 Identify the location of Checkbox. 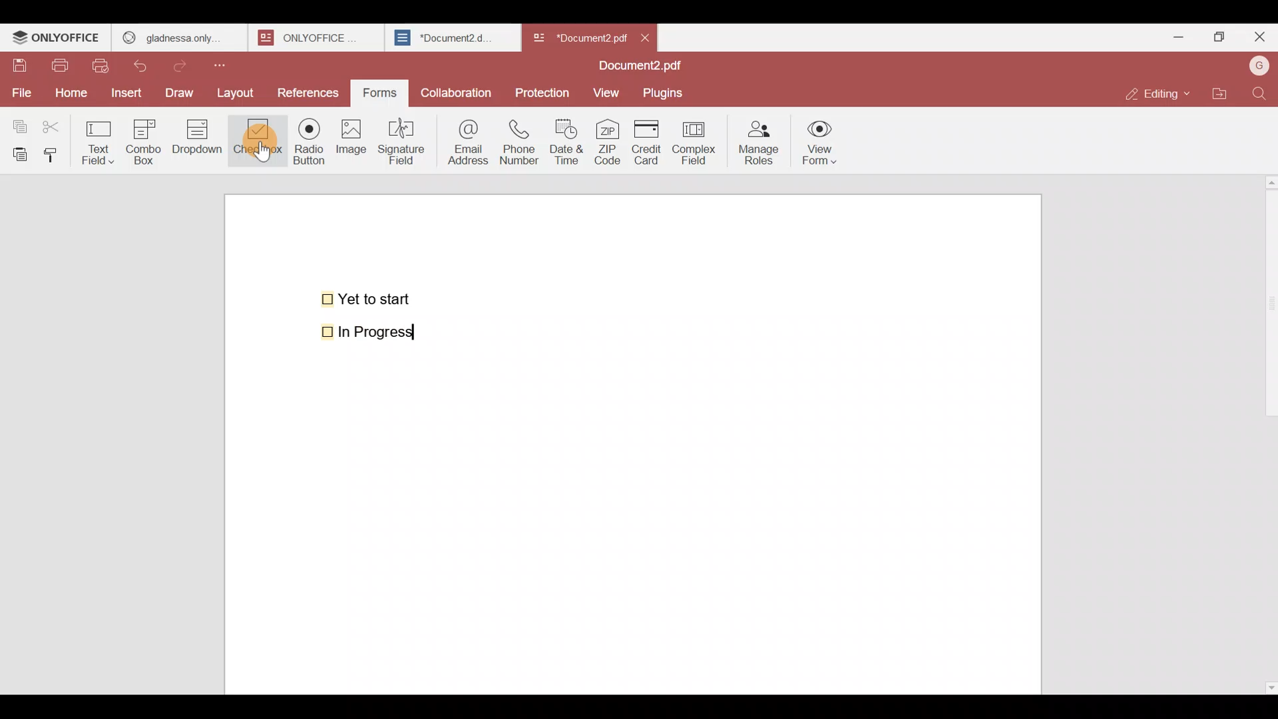
(255, 140).